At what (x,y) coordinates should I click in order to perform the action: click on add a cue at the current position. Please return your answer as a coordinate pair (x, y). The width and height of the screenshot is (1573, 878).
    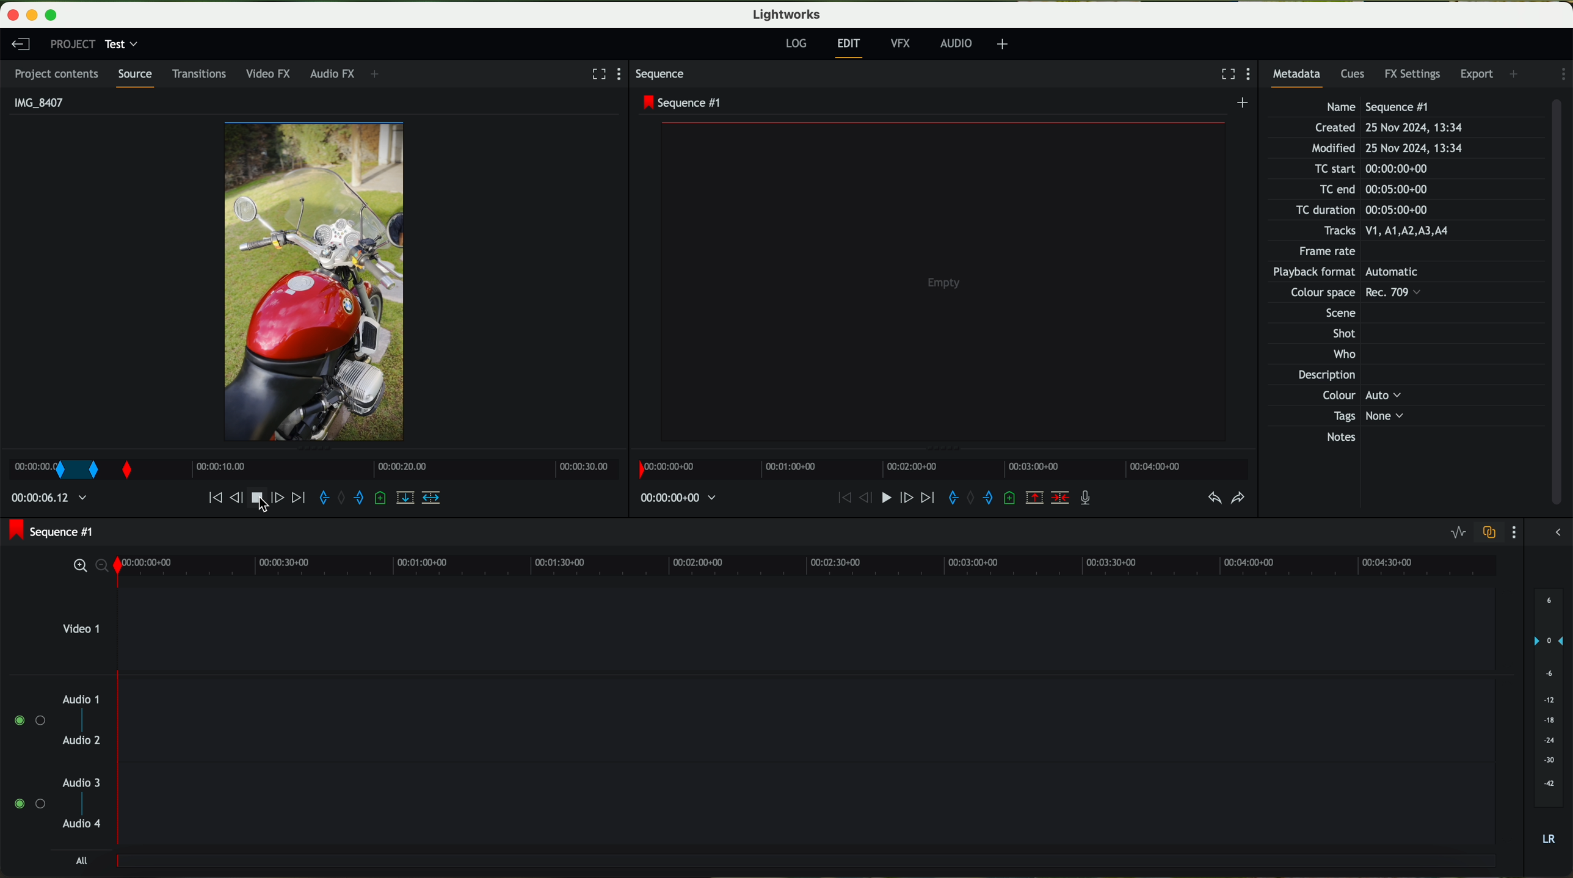
    Looking at the image, I should click on (1012, 499).